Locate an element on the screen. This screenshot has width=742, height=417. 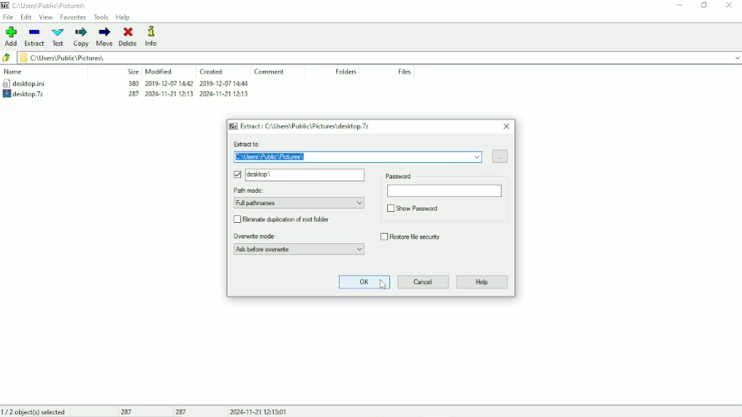
Cancel is located at coordinates (423, 283).